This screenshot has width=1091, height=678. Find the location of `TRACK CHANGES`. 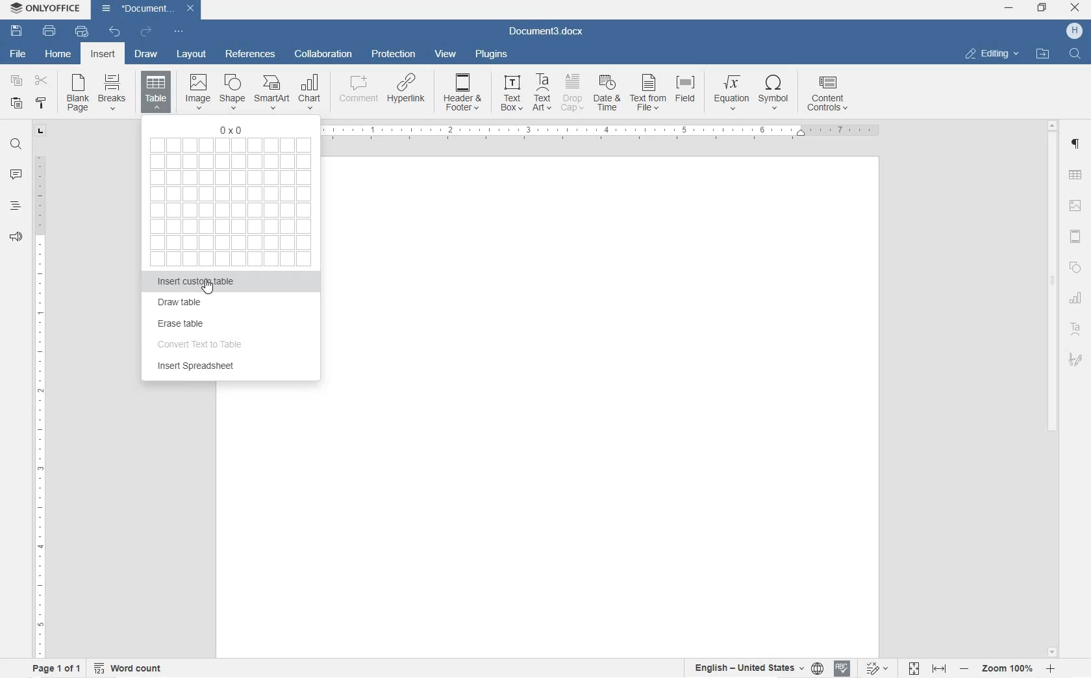

TRACK CHANGES is located at coordinates (876, 668).